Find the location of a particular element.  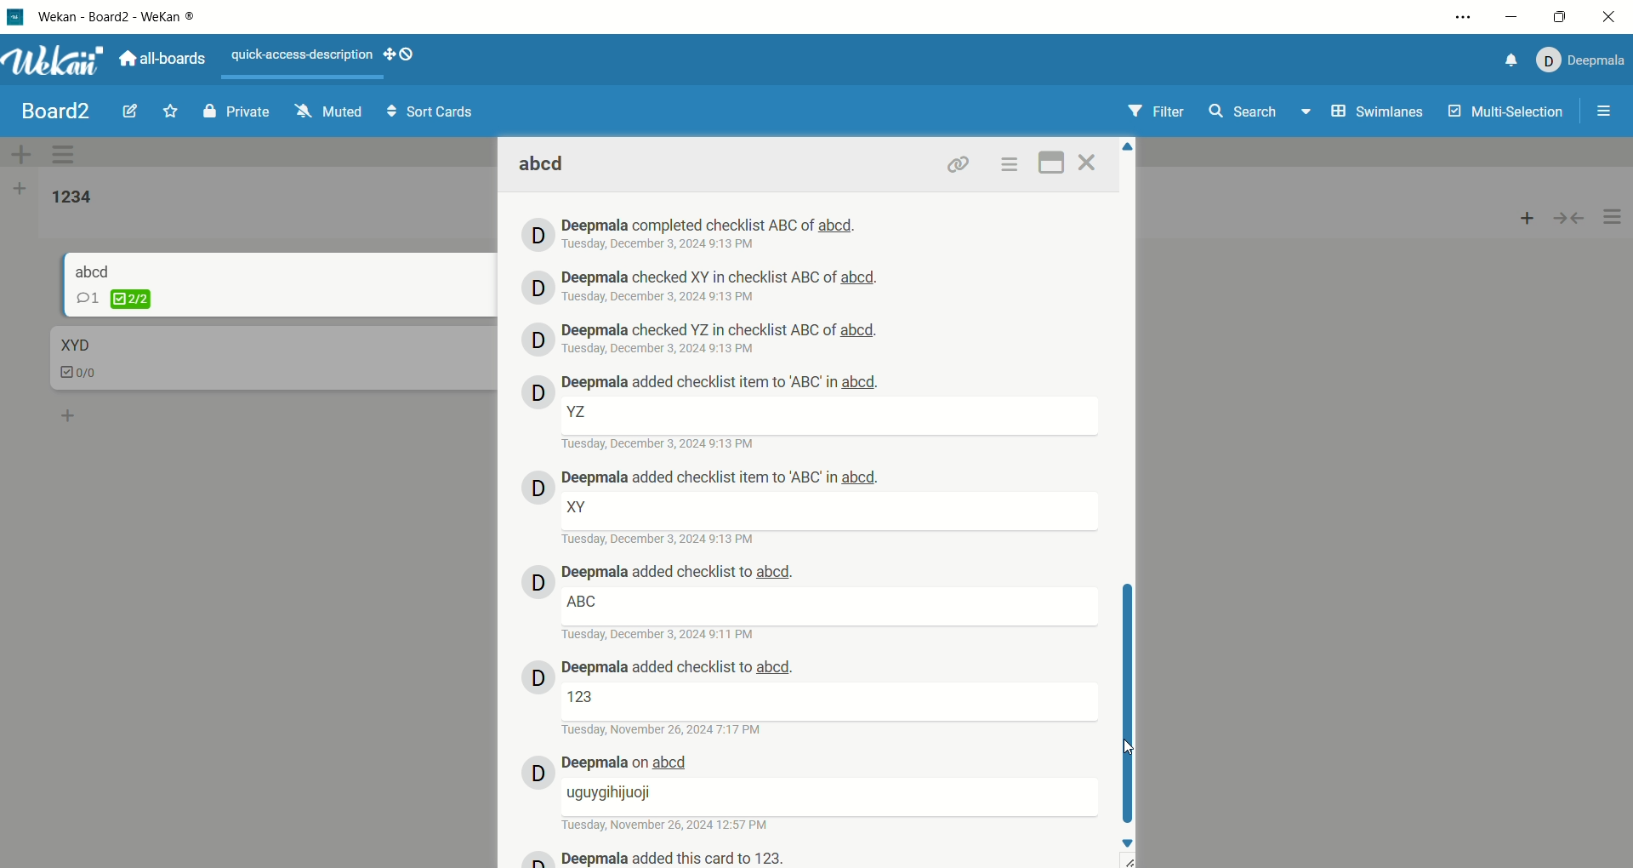

text is located at coordinates (582, 602).